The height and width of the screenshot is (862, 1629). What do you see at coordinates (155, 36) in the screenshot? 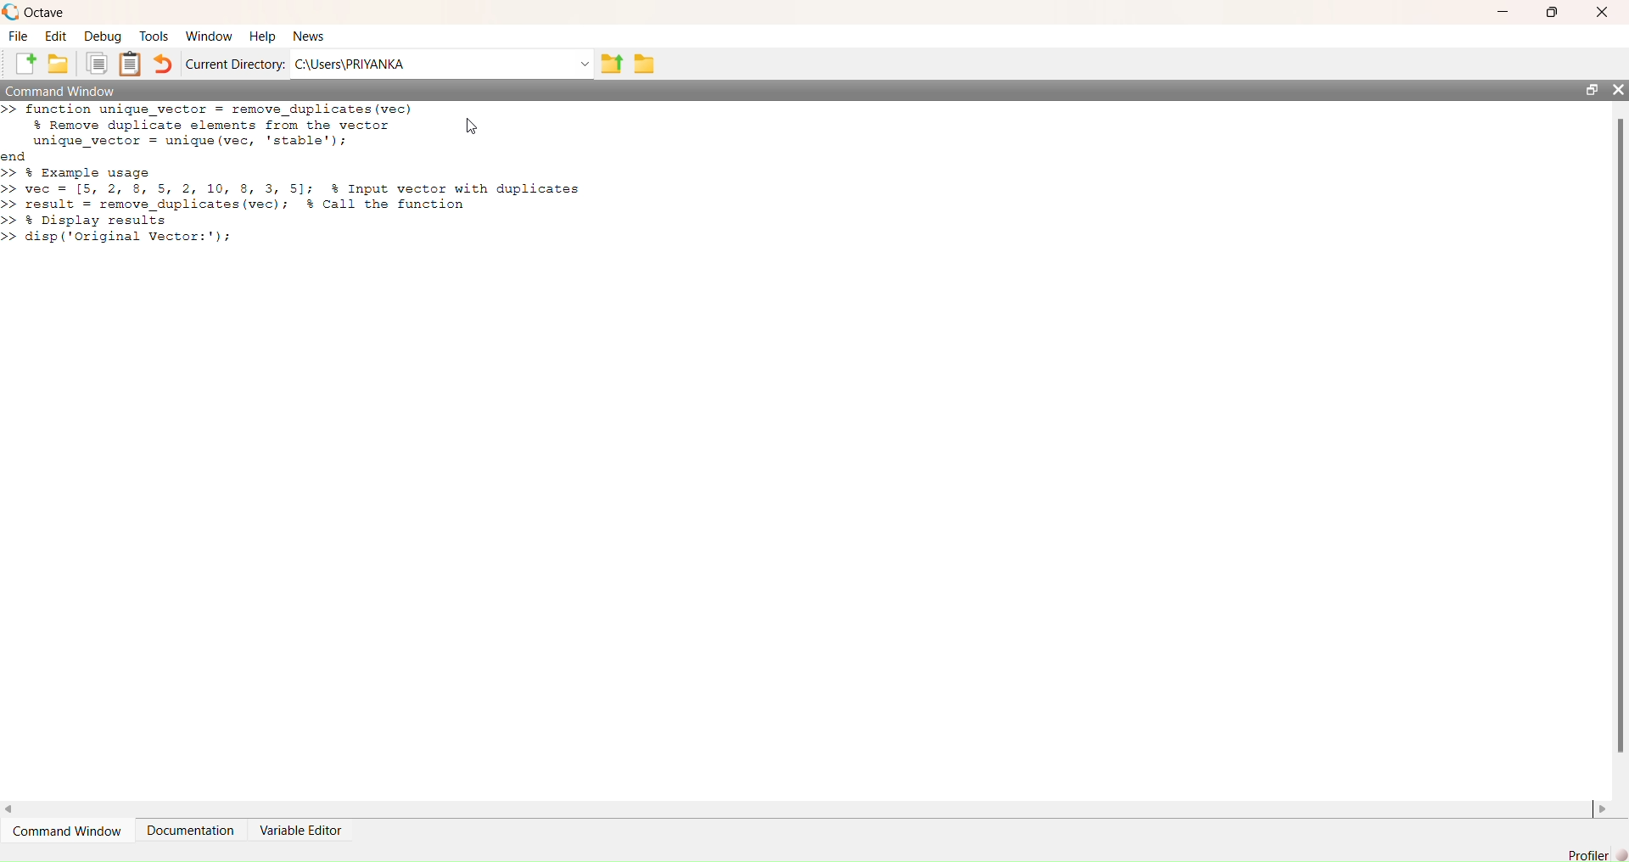
I see `tools` at bounding box center [155, 36].